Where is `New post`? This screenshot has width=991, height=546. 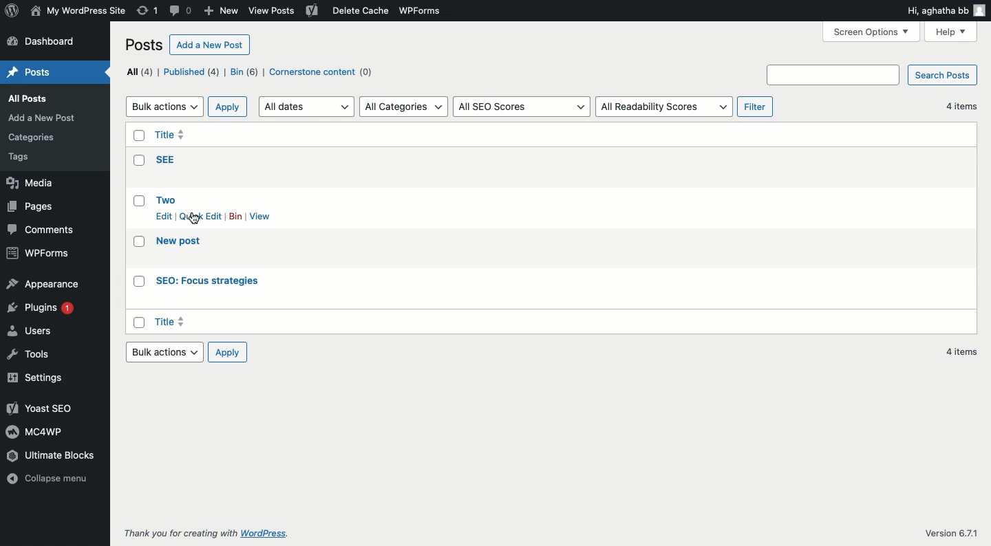
New post is located at coordinates (181, 242).